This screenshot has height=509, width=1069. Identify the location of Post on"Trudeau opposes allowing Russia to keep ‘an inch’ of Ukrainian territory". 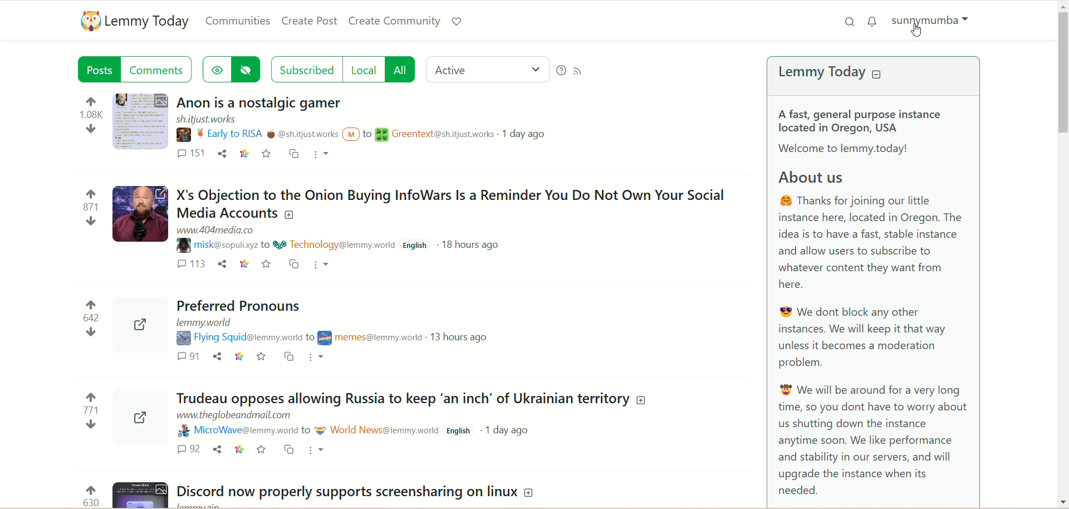
(407, 399).